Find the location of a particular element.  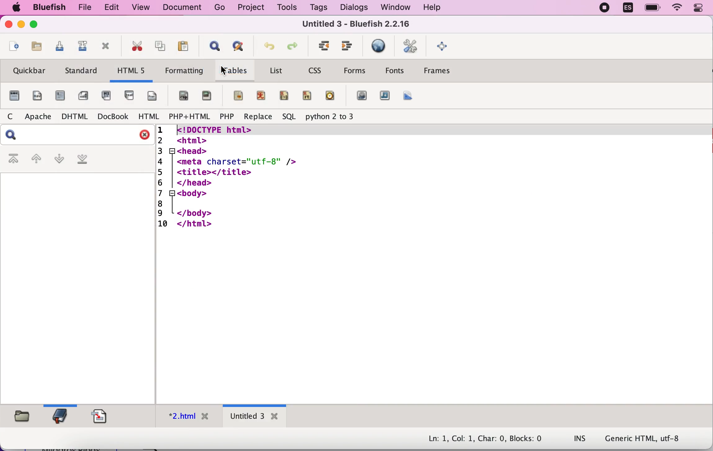

filebrowser is located at coordinates (24, 418).